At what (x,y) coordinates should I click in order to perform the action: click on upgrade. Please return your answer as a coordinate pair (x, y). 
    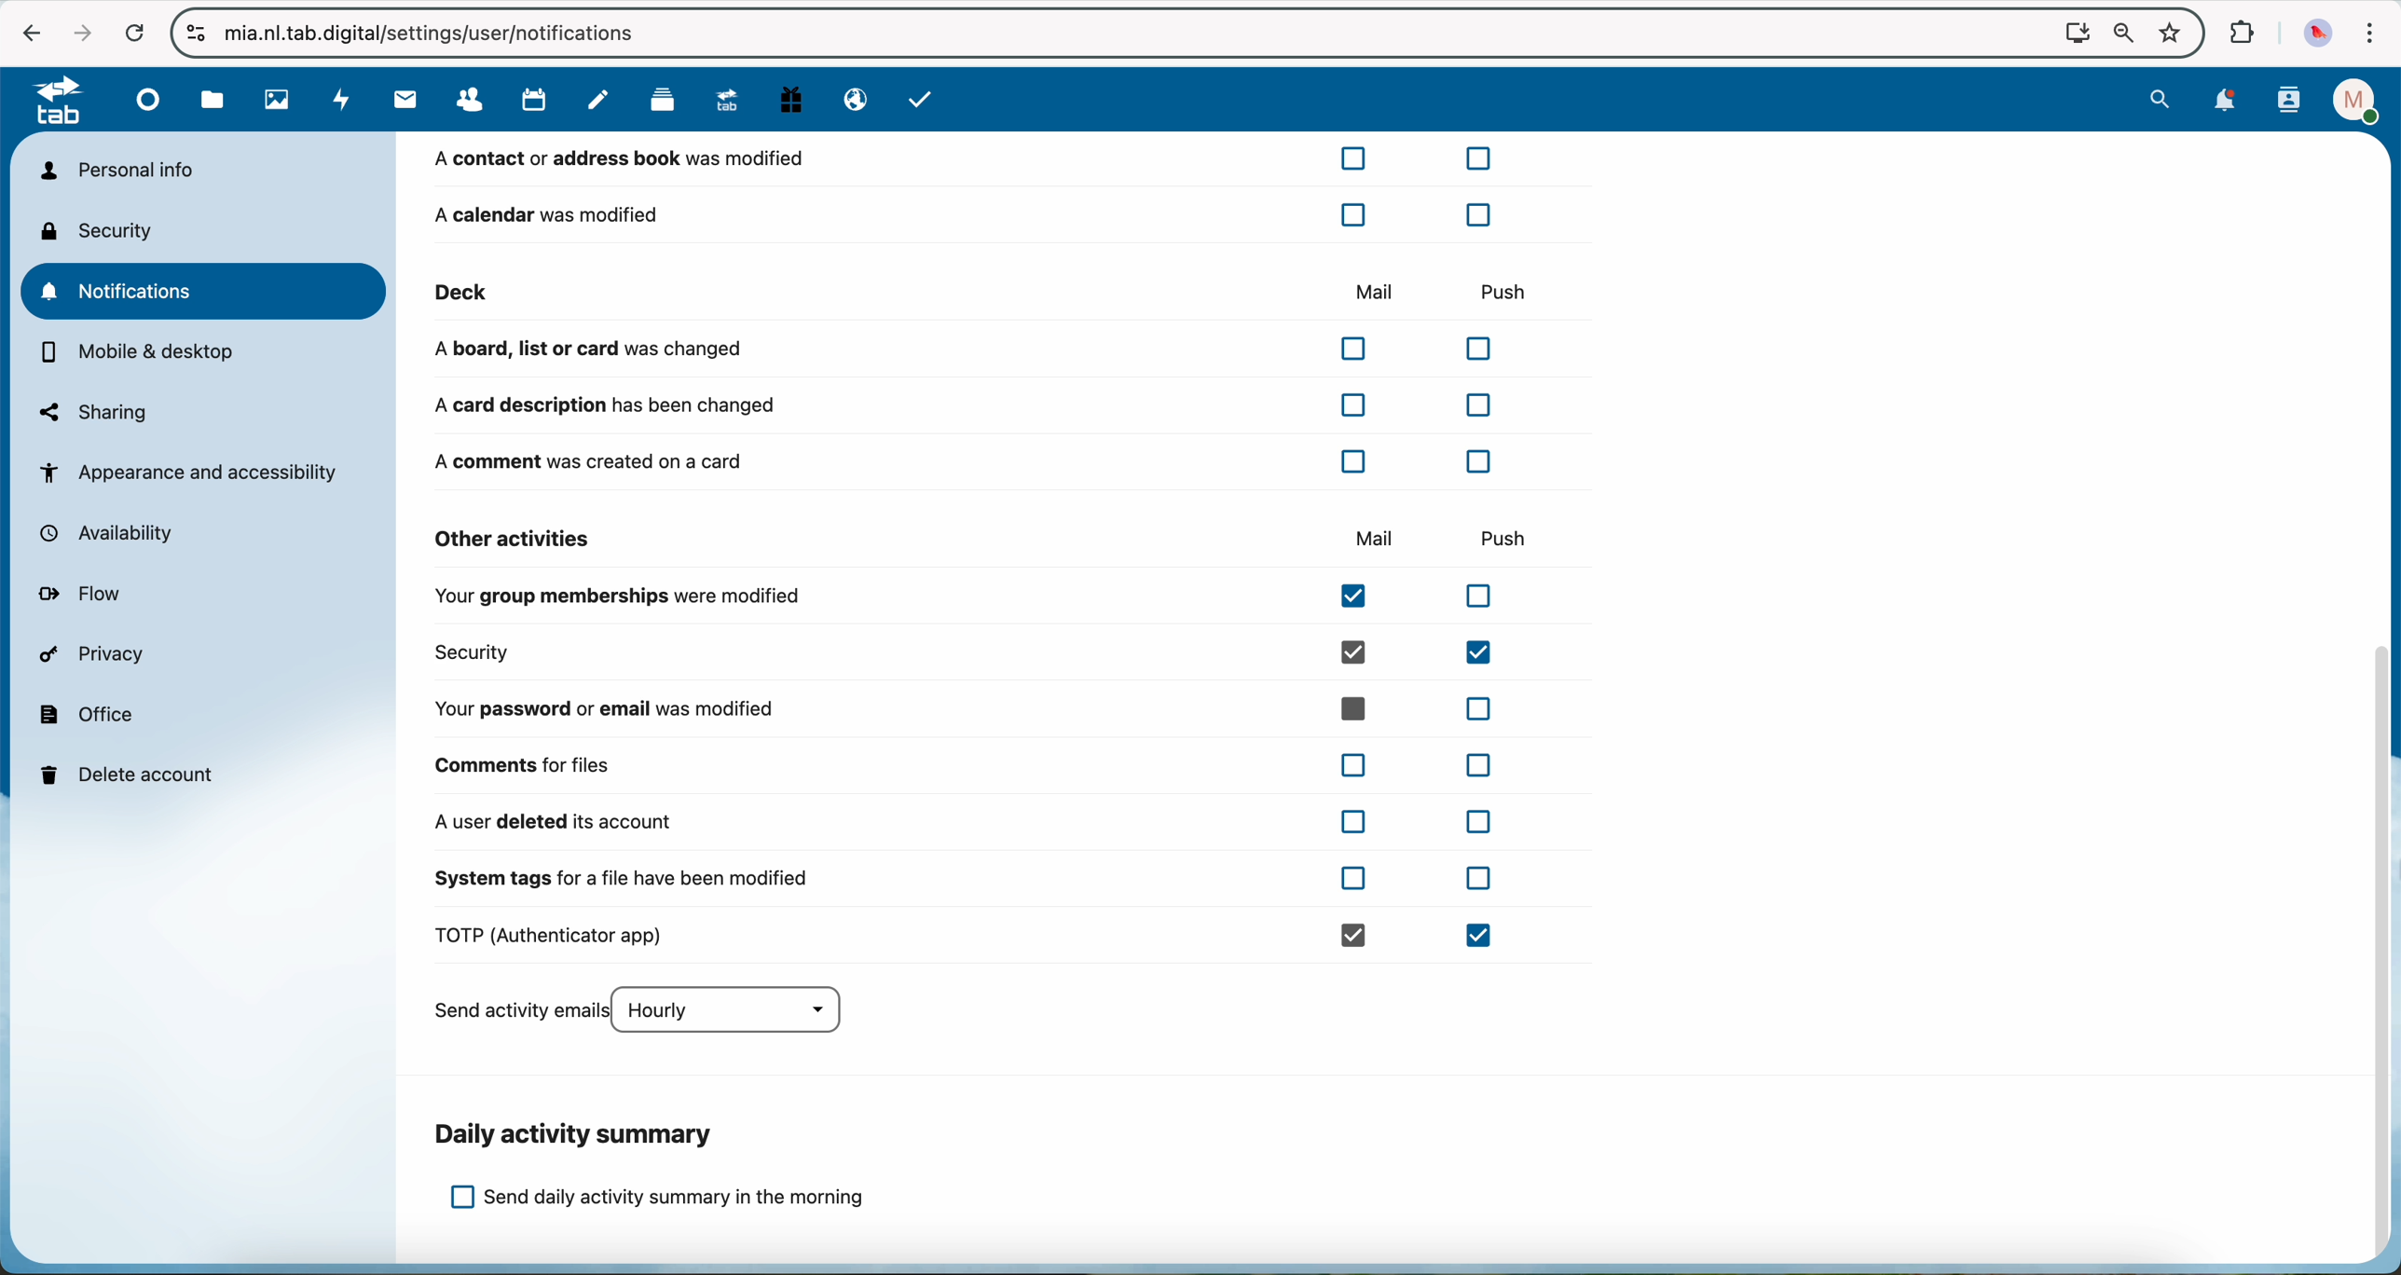
    Looking at the image, I should click on (734, 103).